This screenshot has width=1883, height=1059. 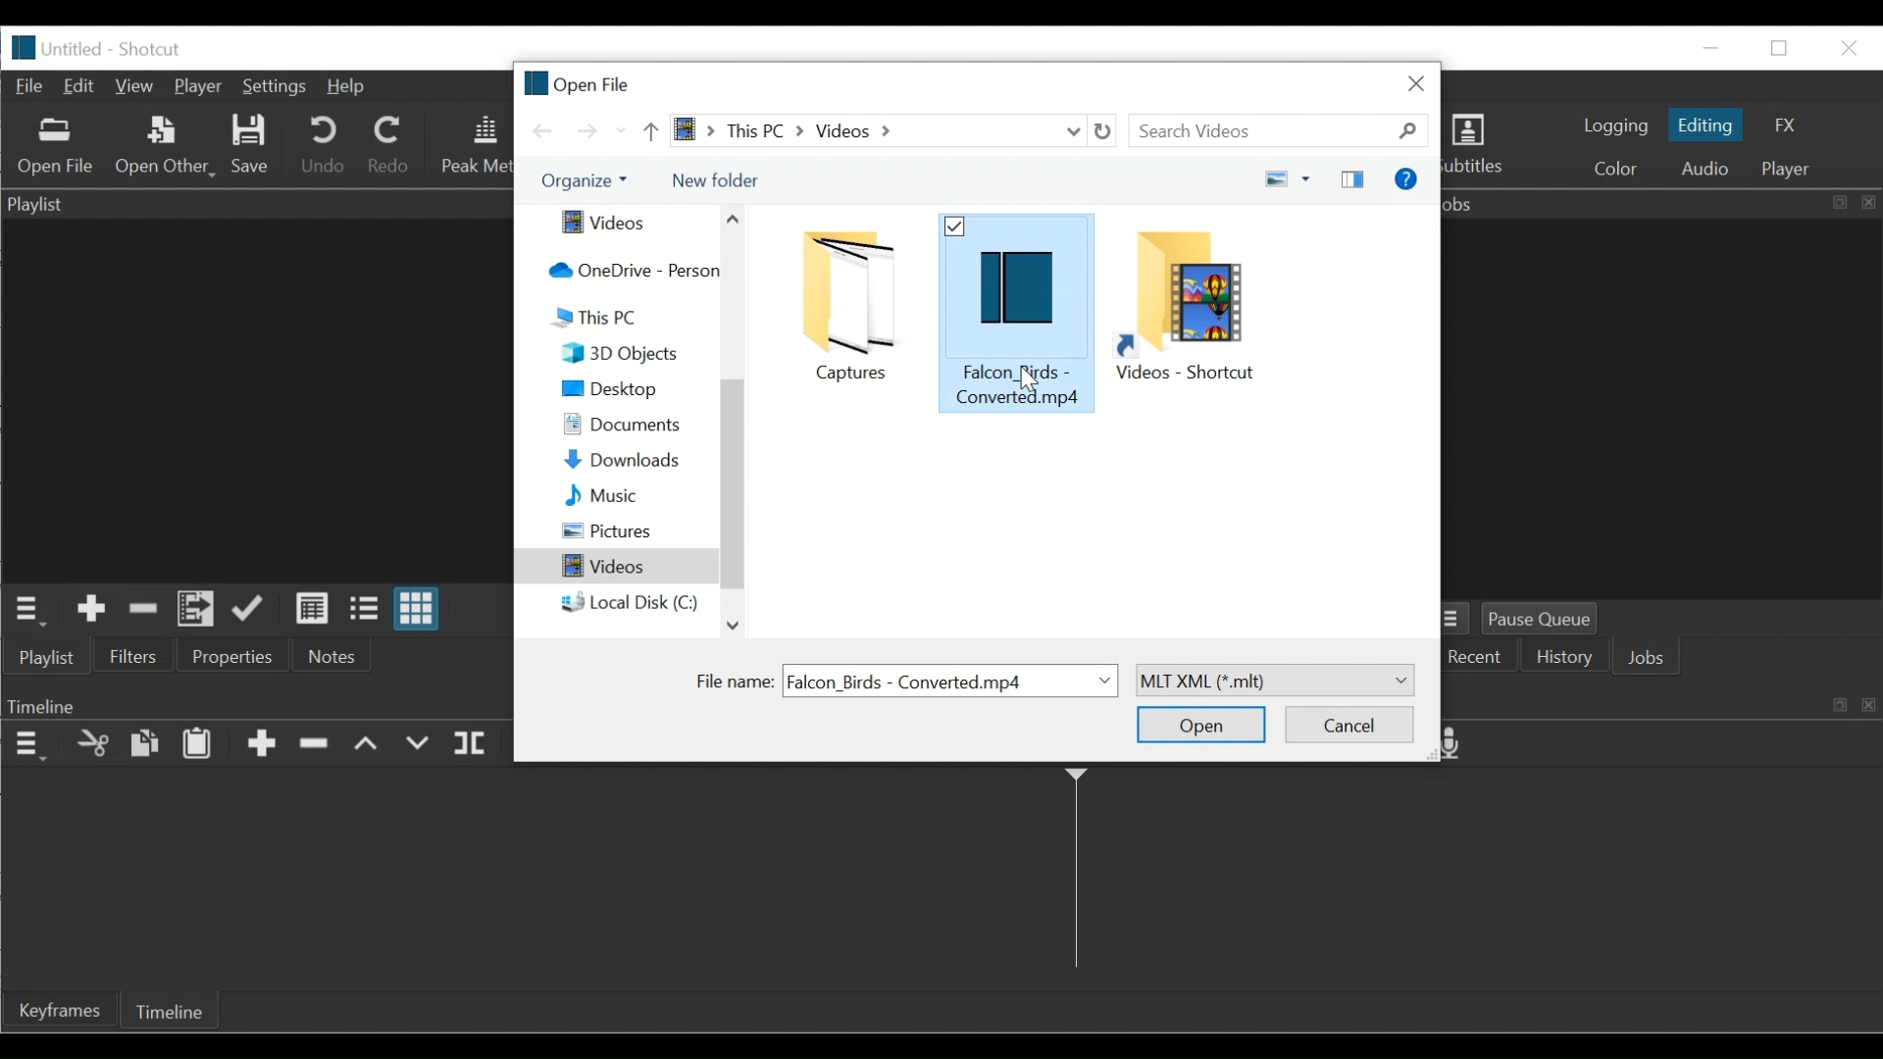 I want to click on View as files, so click(x=369, y=610).